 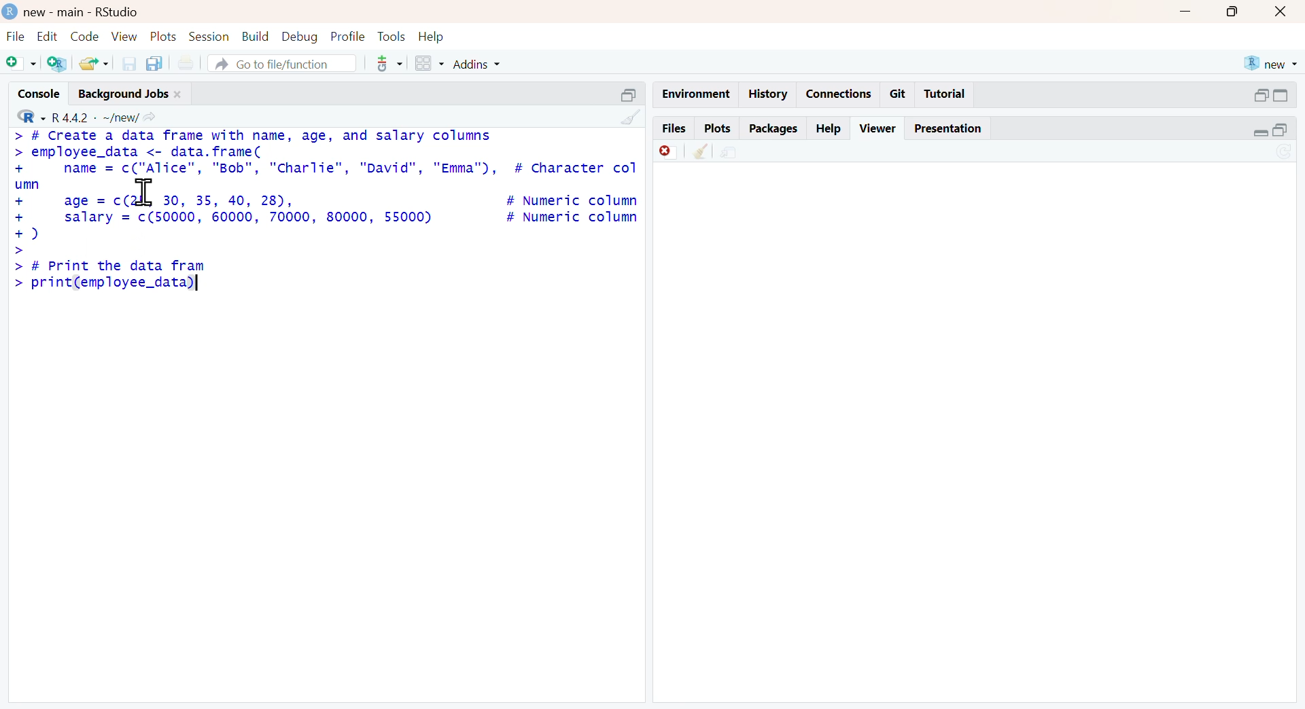 I want to click on close, so click(x=1285, y=12).